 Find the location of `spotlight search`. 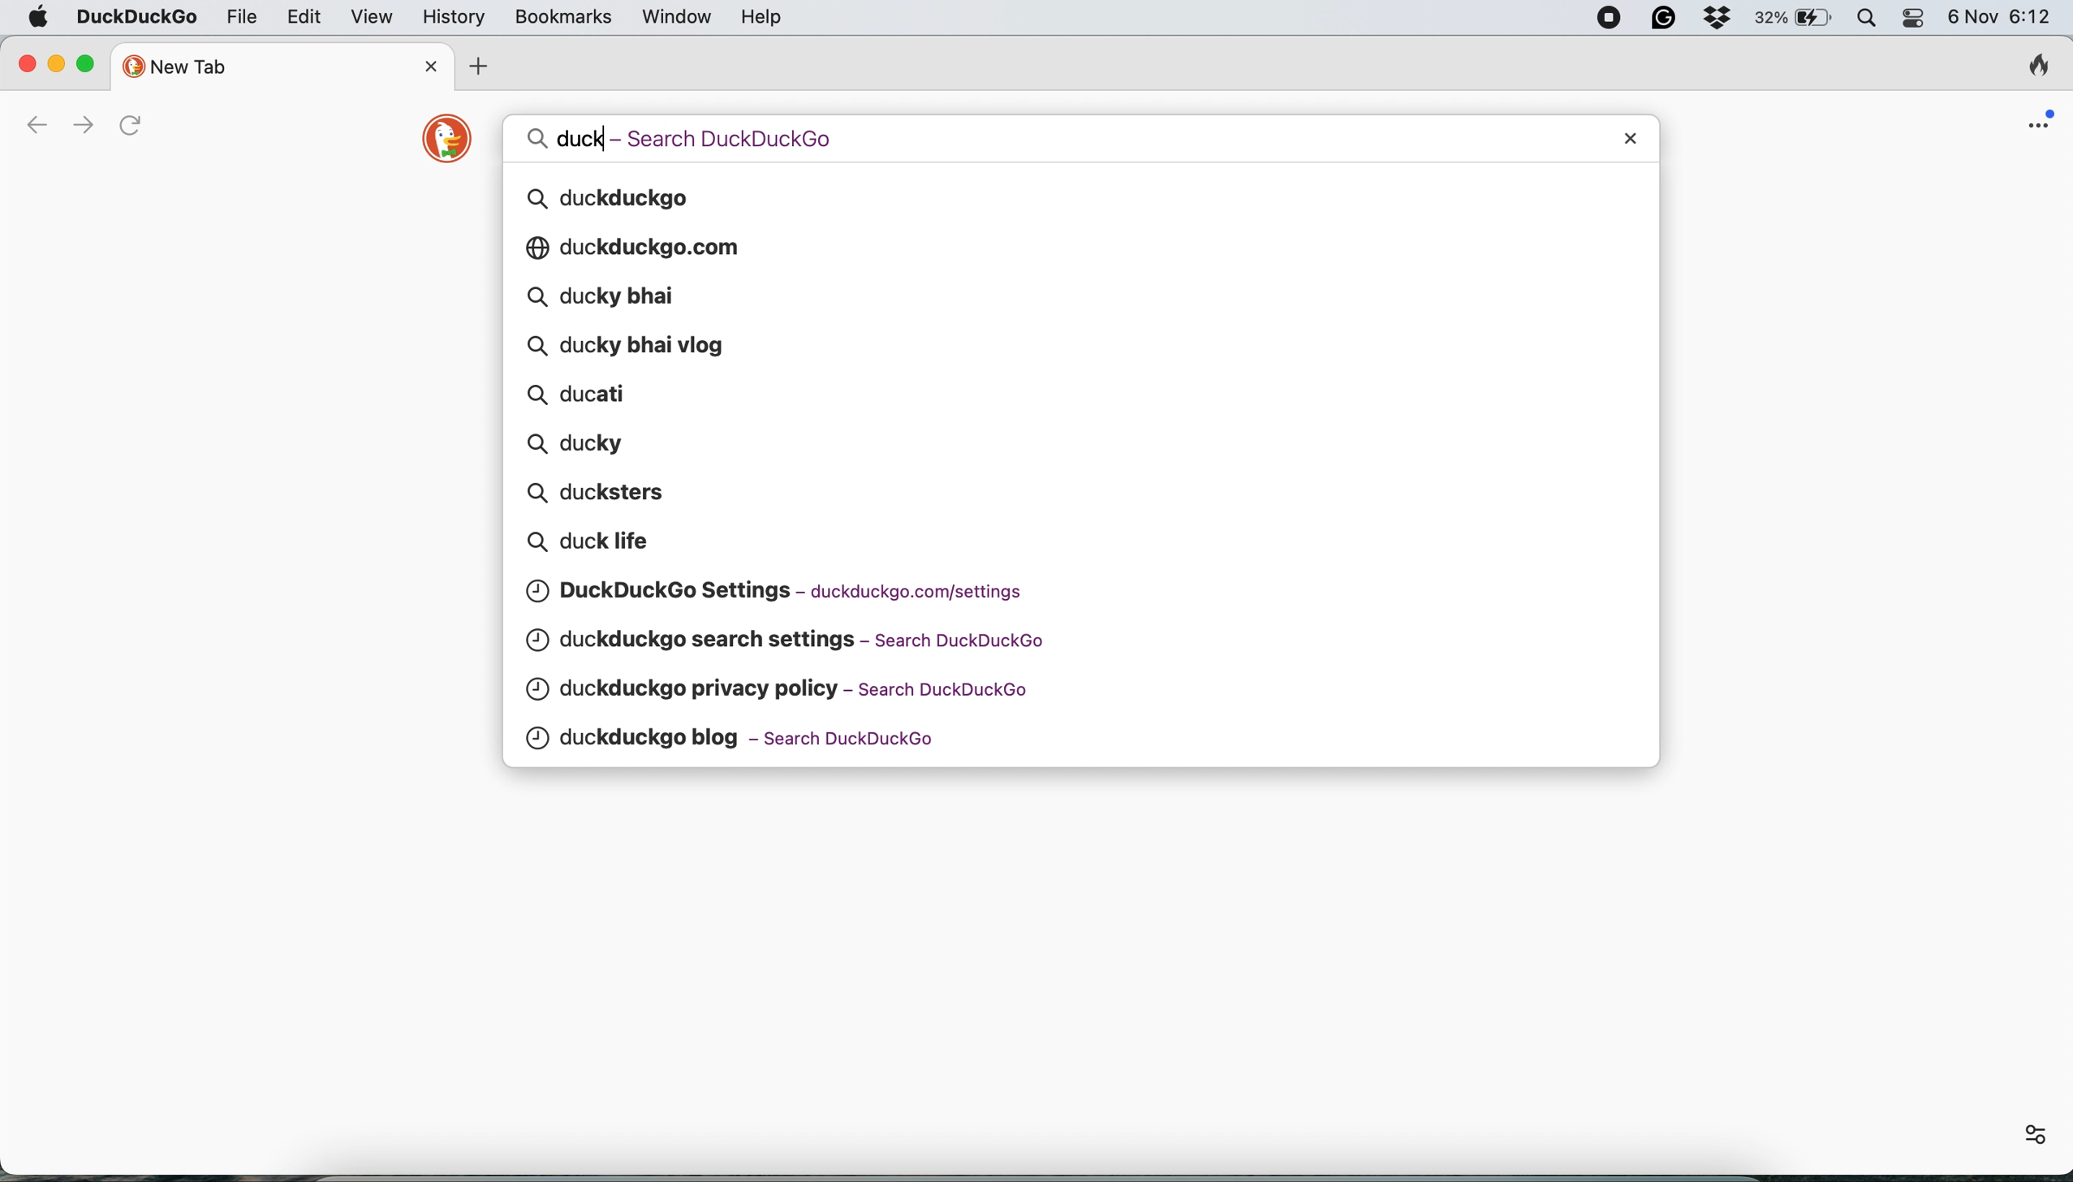

spotlight search is located at coordinates (1868, 18).